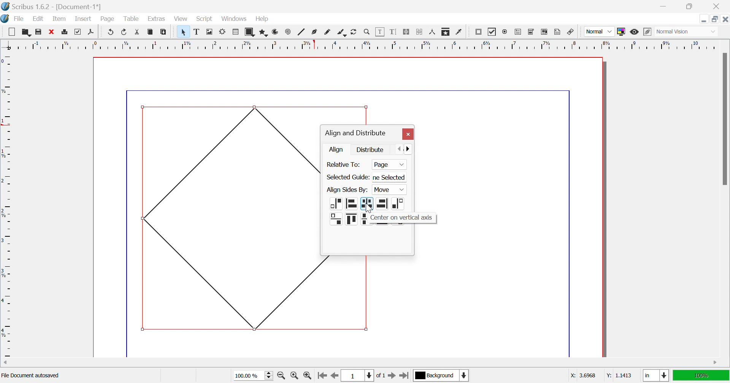 This screenshot has width=730, height=383. What do you see at coordinates (315, 32) in the screenshot?
I see `Bezler curve` at bounding box center [315, 32].